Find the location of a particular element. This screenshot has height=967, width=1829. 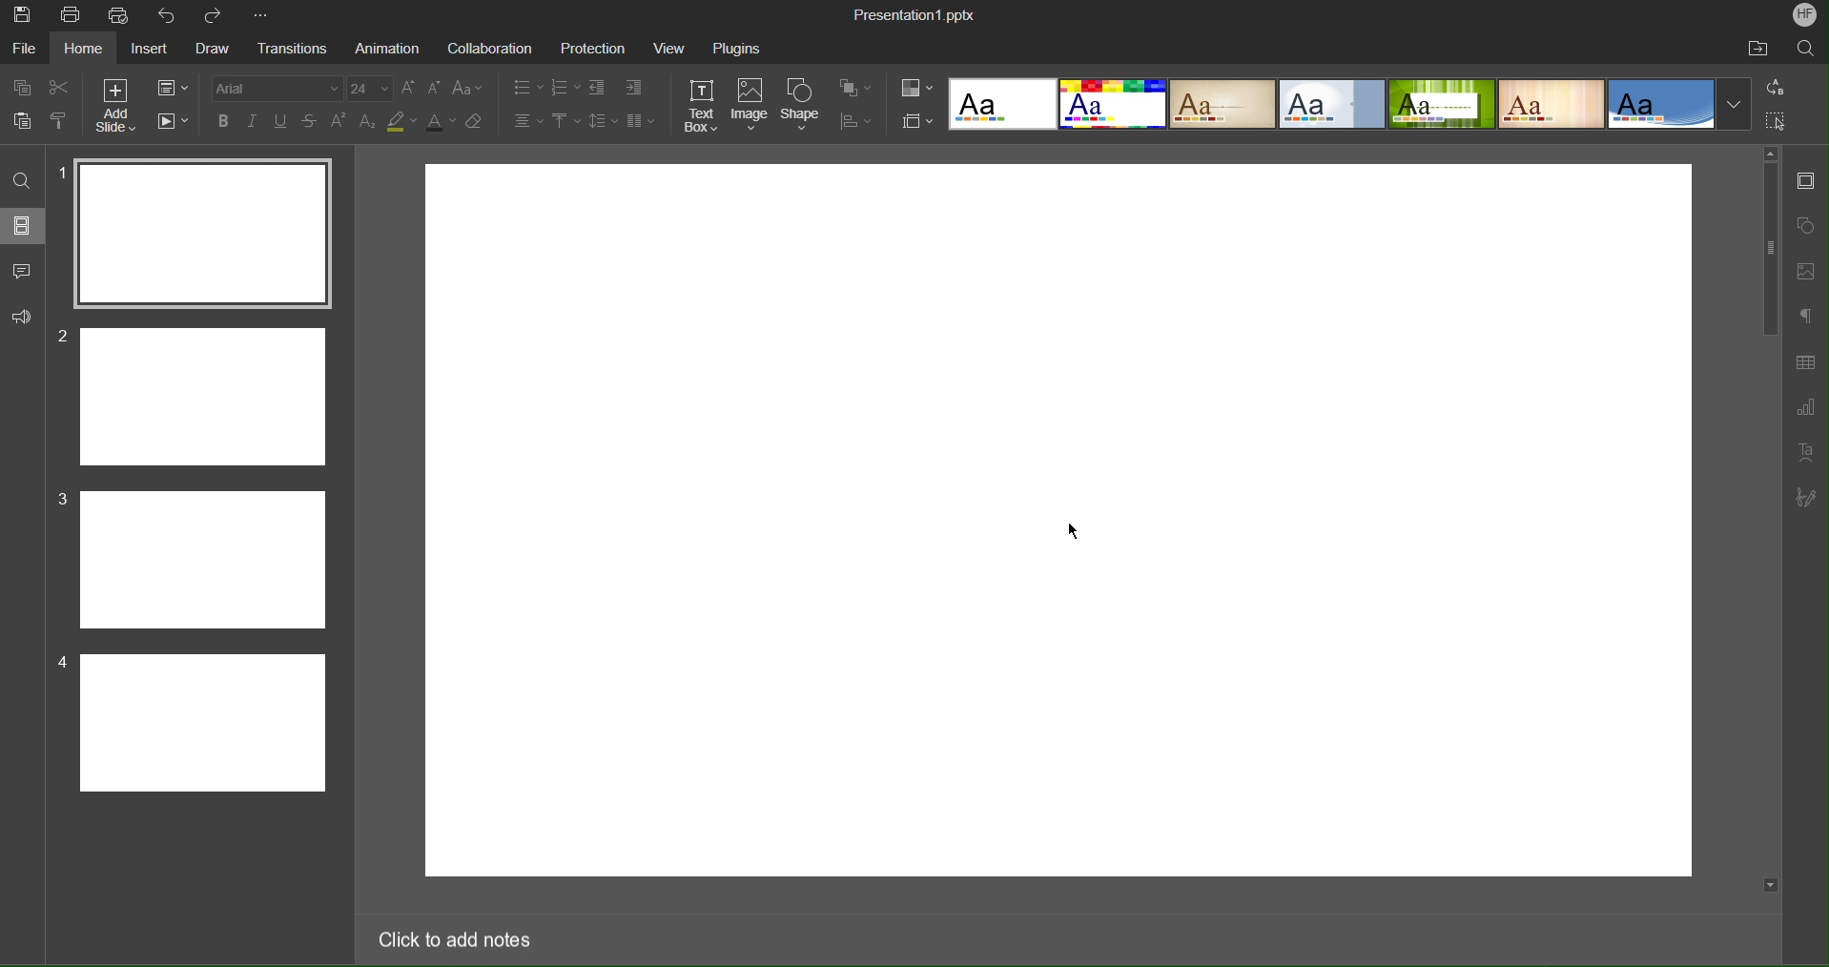

More Options is located at coordinates (260, 16).